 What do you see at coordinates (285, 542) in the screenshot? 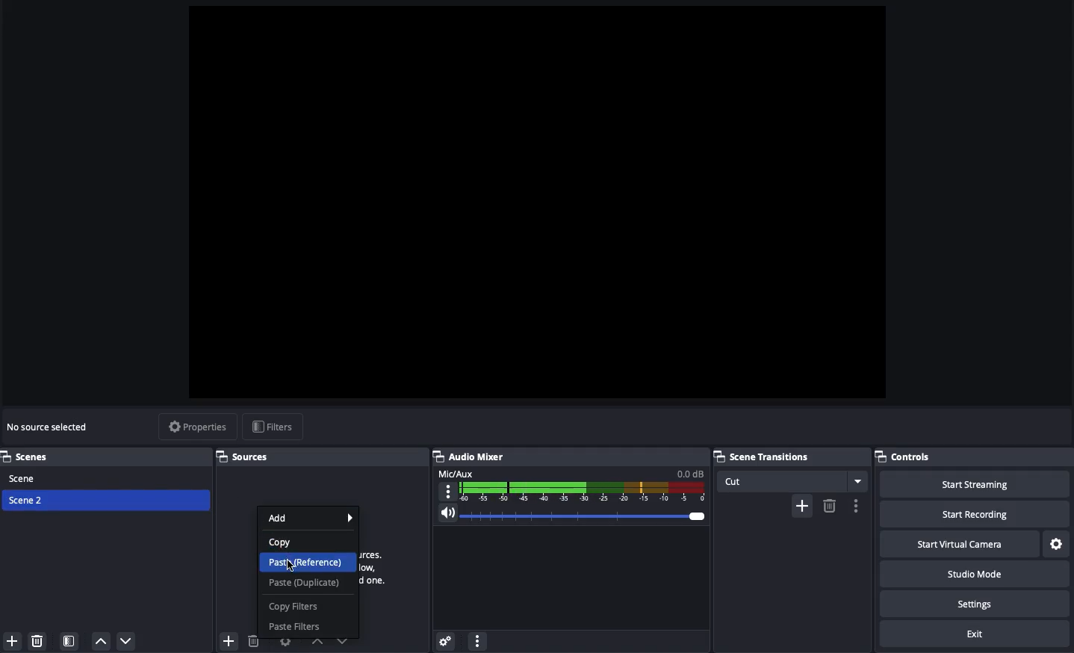
I see `Copy` at bounding box center [285, 542].